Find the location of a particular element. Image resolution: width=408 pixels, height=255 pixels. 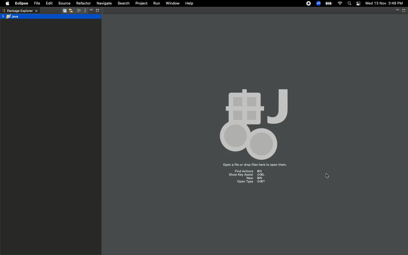

Refactor is located at coordinates (83, 3).